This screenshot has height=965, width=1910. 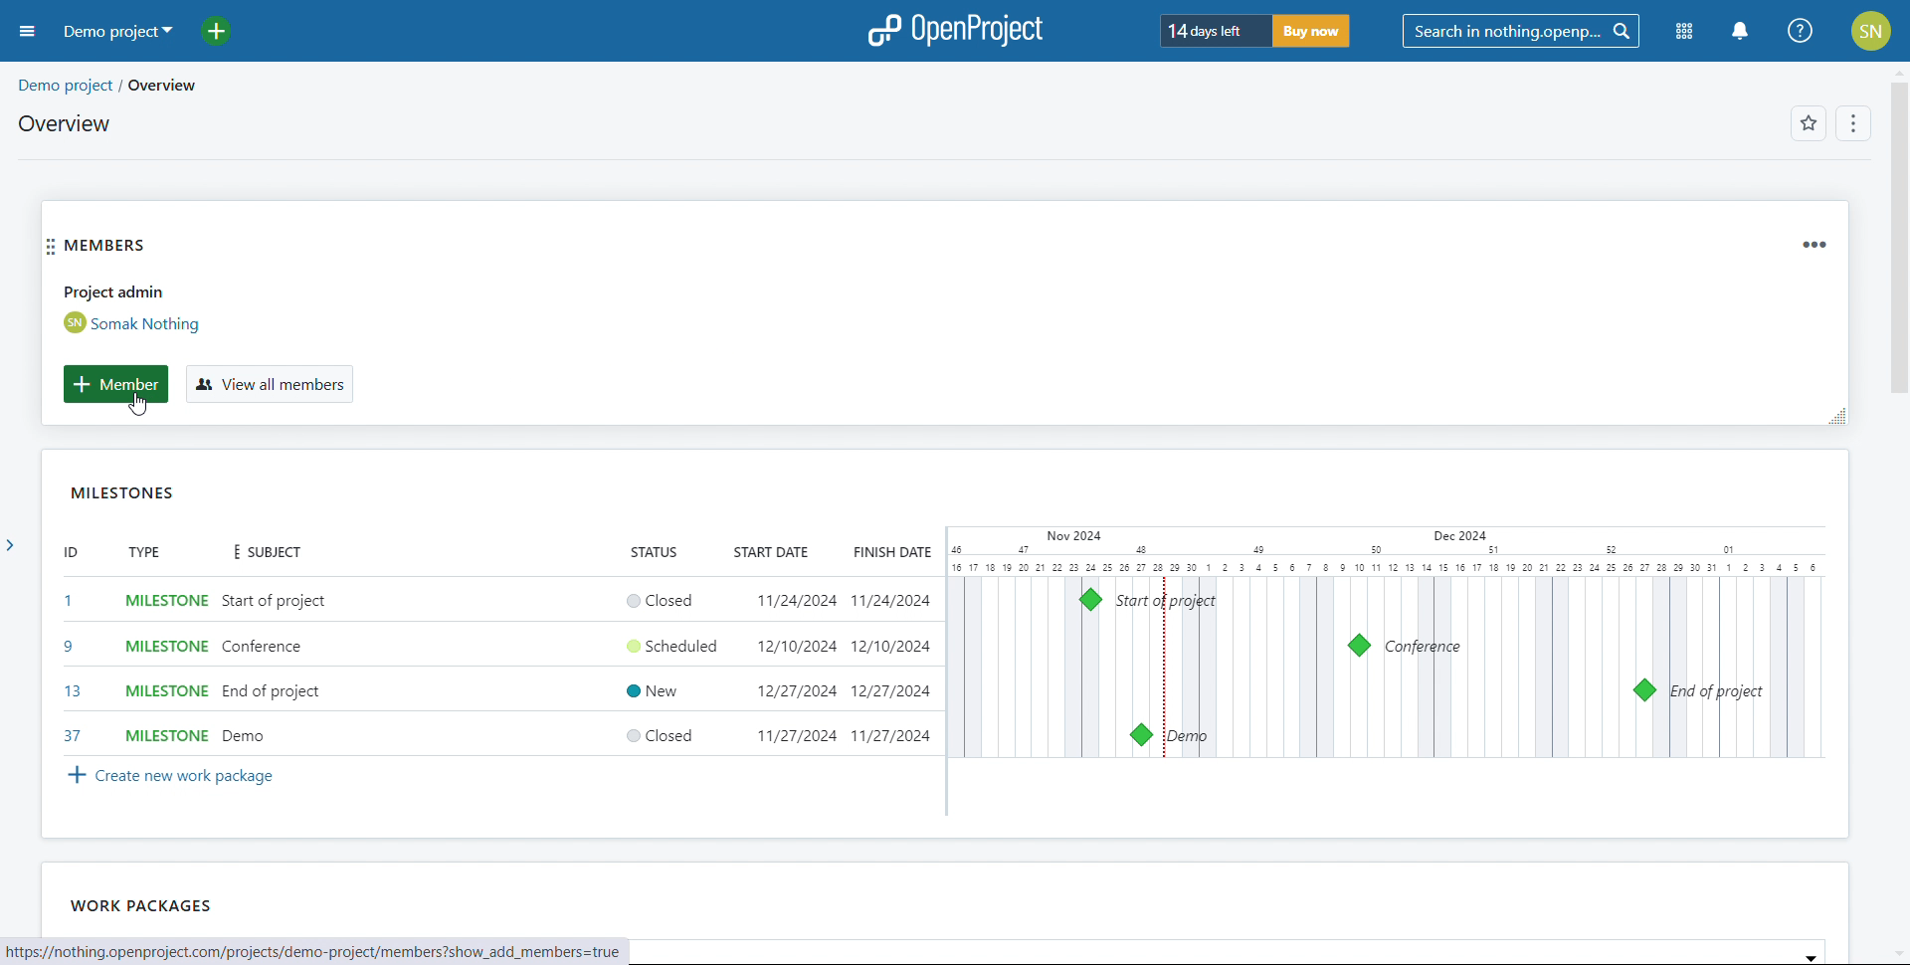 What do you see at coordinates (796, 601) in the screenshot?
I see `set start date` at bounding box center [796, 601].